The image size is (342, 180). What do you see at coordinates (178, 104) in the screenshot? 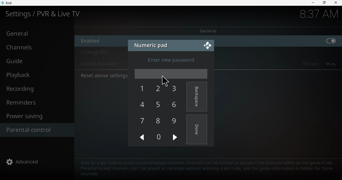
I see `6` at bounding box center [178, 104].